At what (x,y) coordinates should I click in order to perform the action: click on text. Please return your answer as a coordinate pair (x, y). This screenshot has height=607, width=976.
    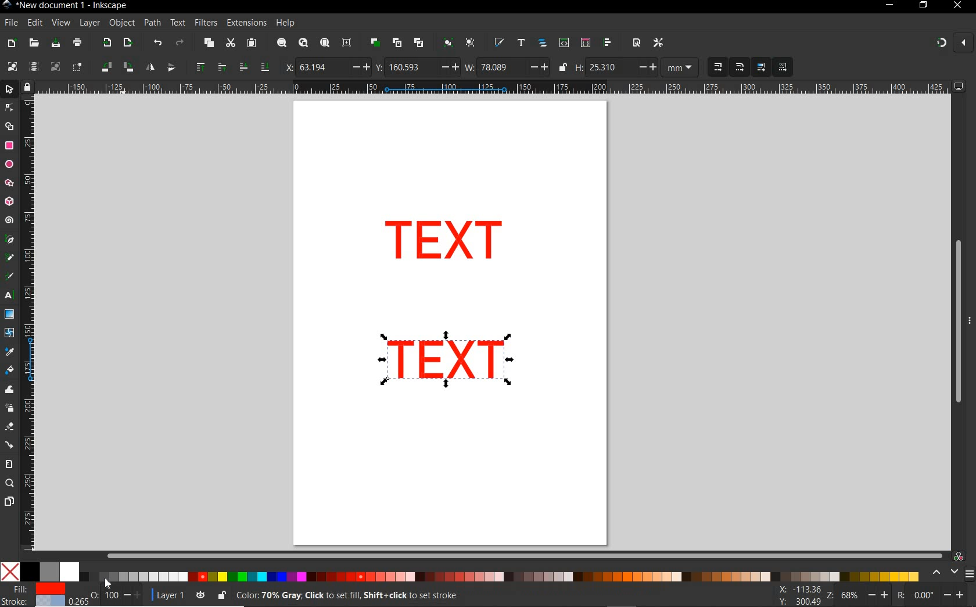
    Looking at the image, I should click on (178, 23).